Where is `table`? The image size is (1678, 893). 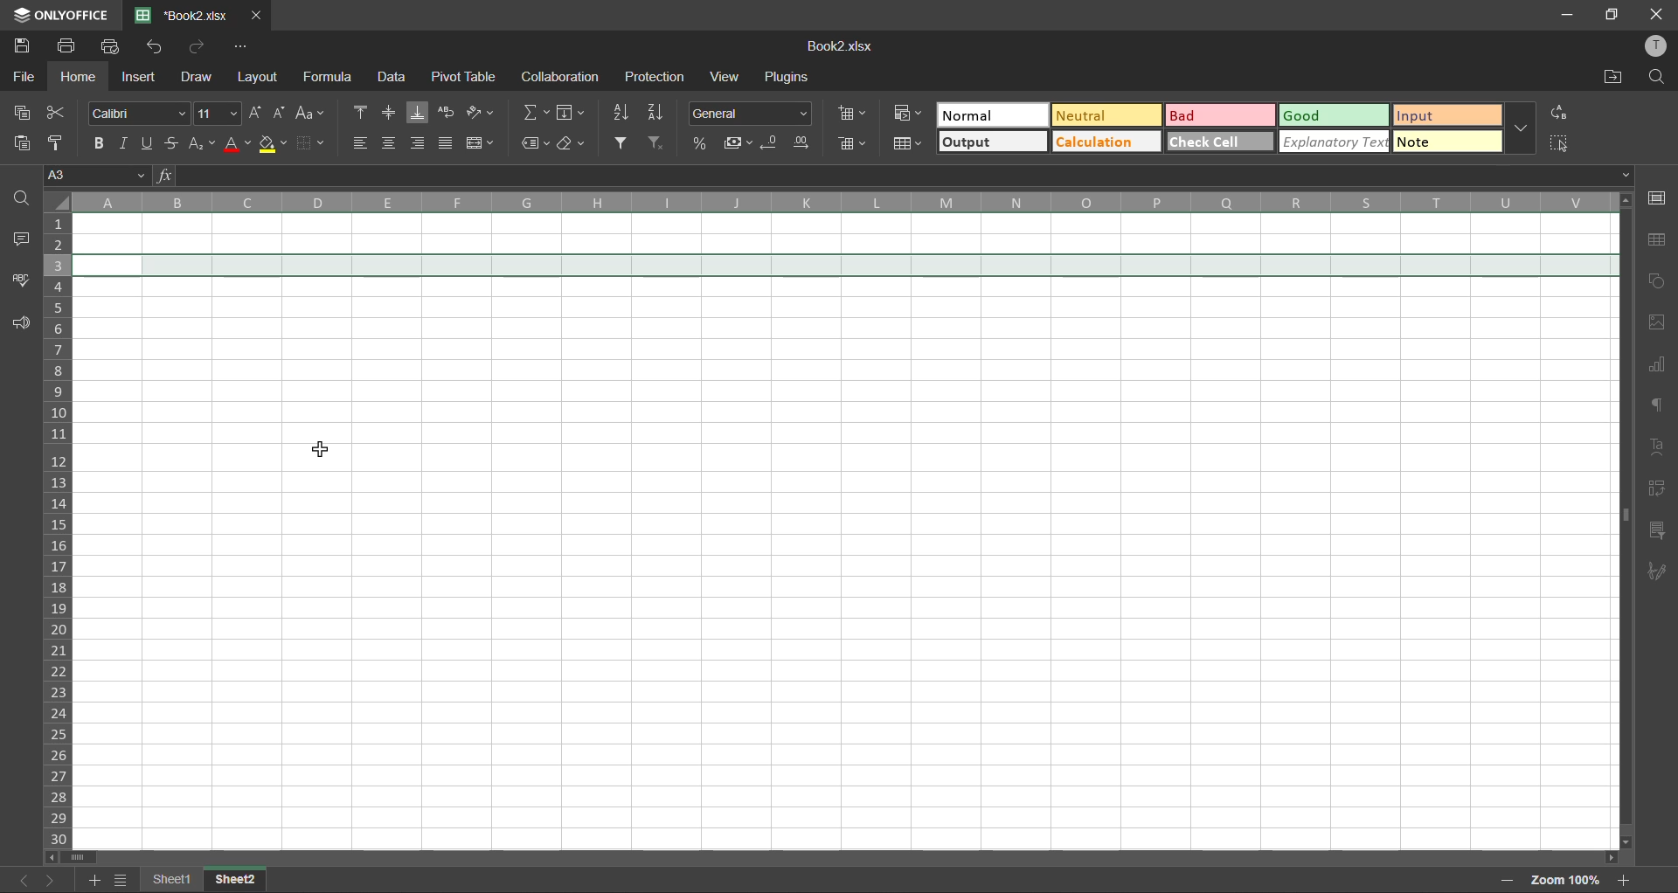
table is located at coordinates (1659, 242).